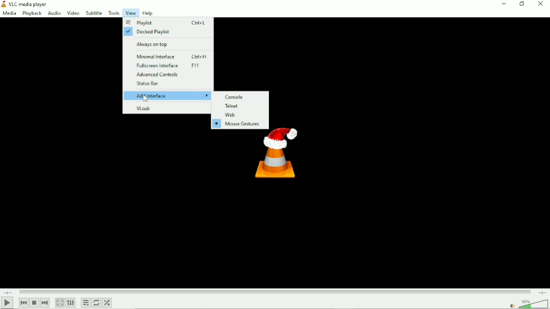  I want to click on Elapsed timw, so click(7, 292).